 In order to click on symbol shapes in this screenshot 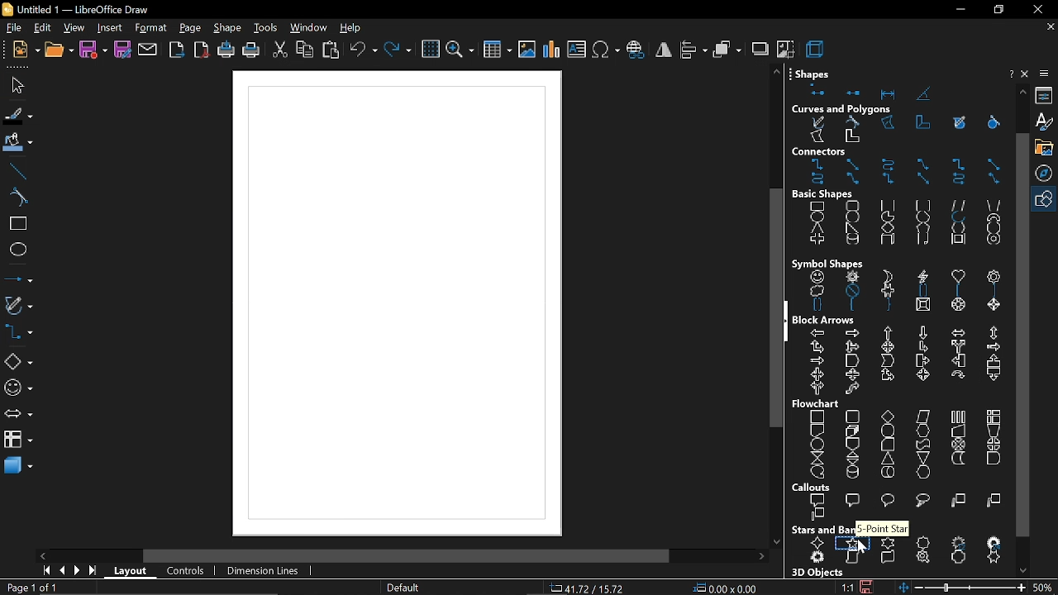, I will do `click(19, 390)`.